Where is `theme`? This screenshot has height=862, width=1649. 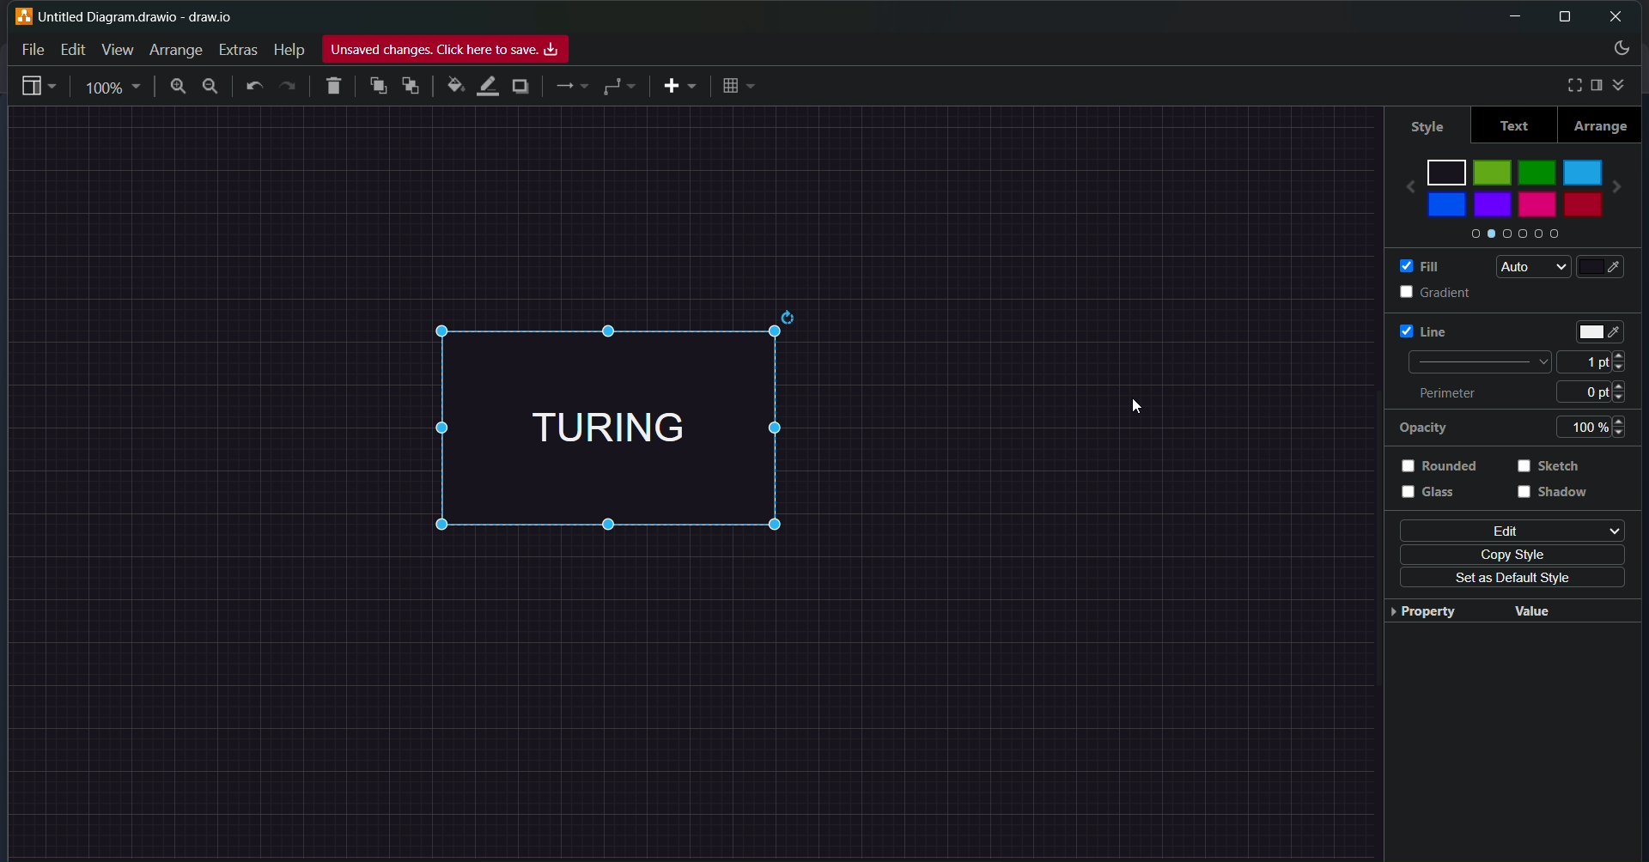
theme is located at coordinates (1620, 51).